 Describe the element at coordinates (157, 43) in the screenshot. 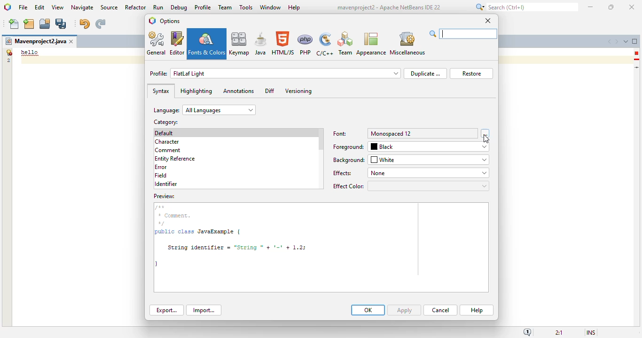

I see `general` at that location.